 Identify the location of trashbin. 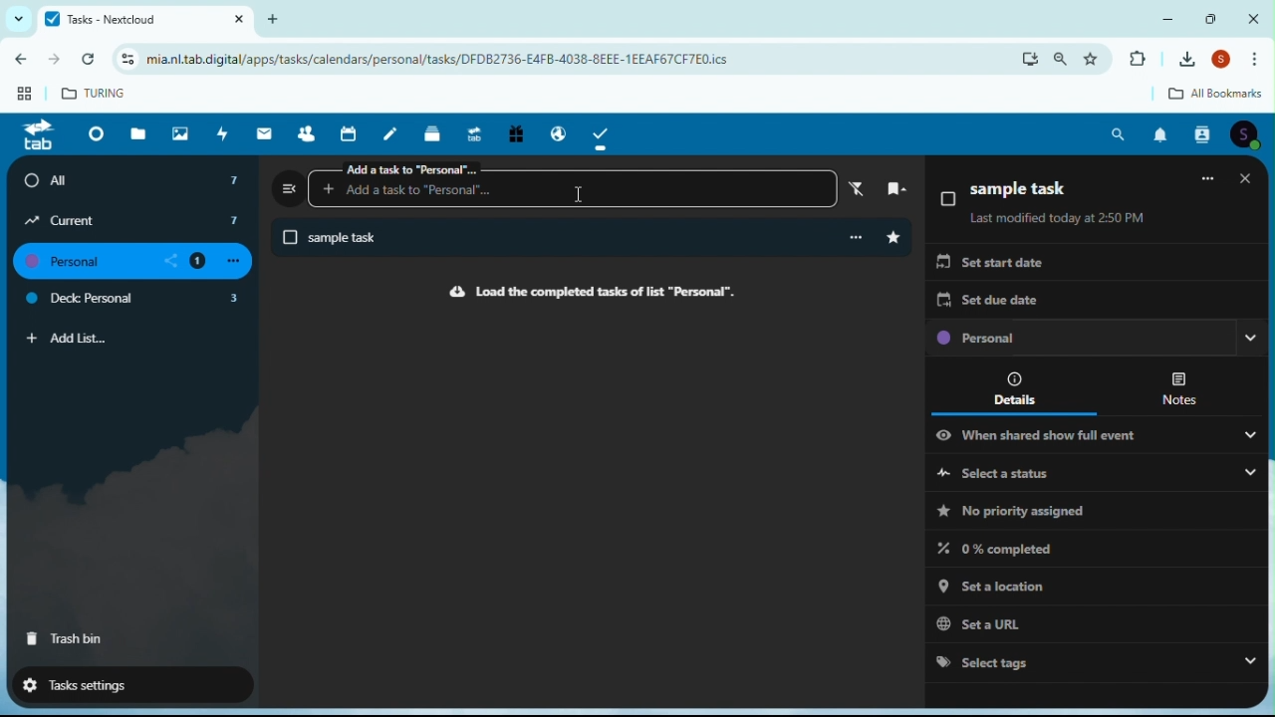
(66, 639).